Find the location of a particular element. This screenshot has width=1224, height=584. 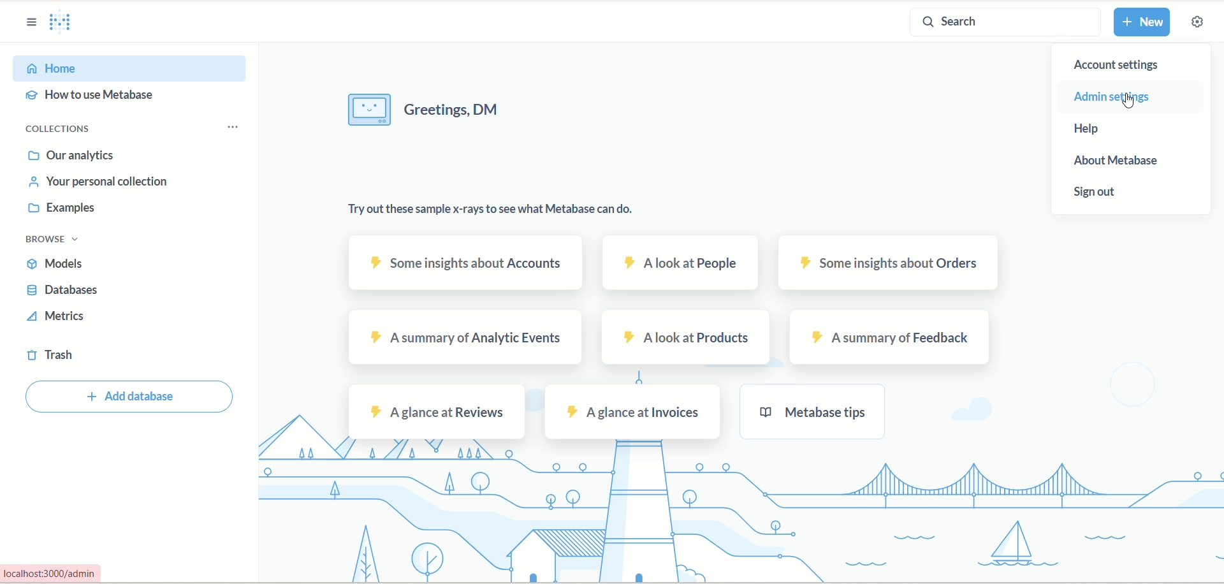

trash is located at coordinates (49, 356).